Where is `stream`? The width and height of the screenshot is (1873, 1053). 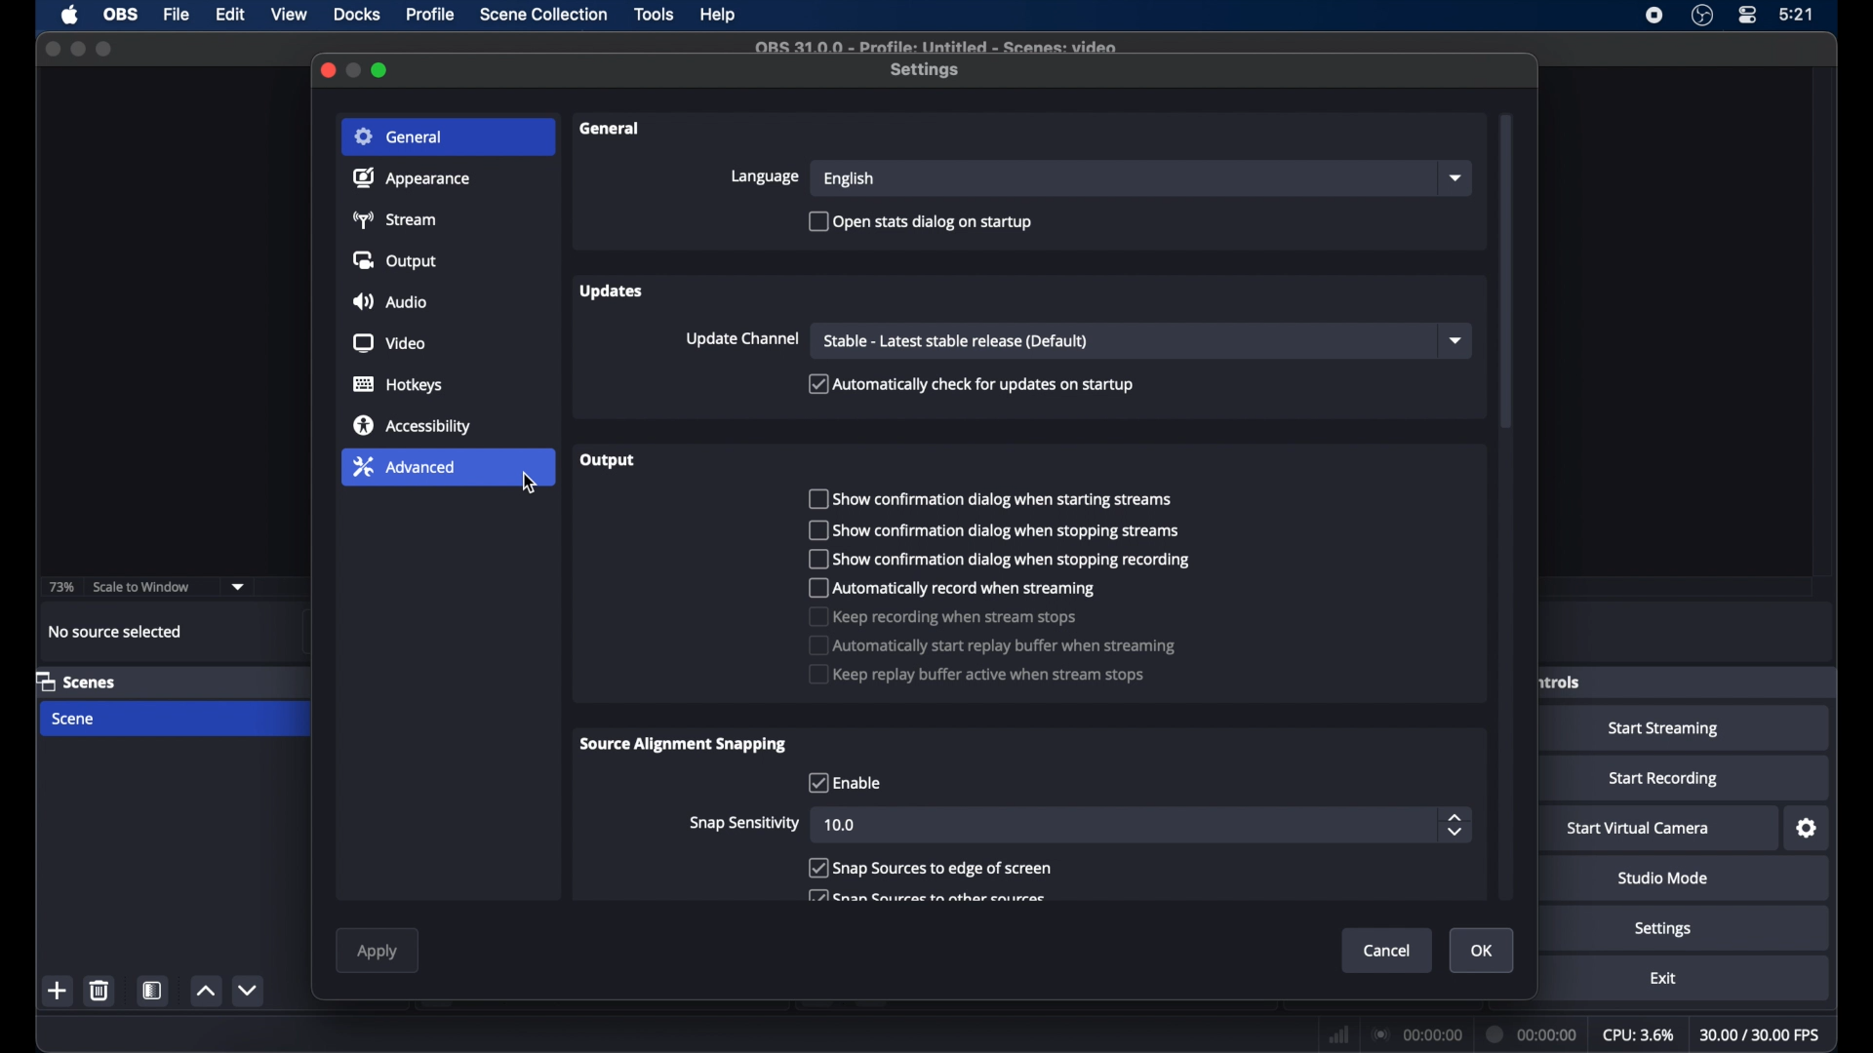
stream is located at coordinates (397, 219).